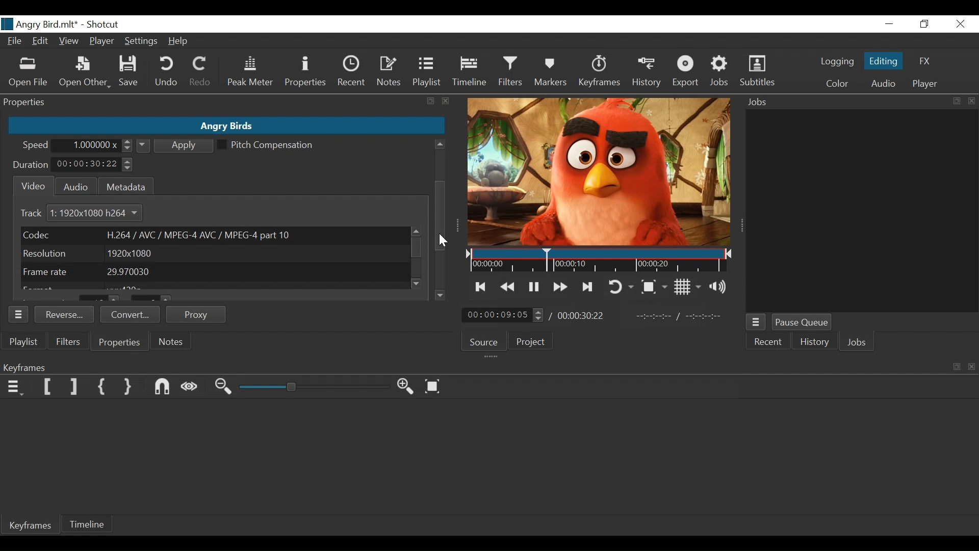 This screenshot has height=551, width=979. Describe the element at coordinates (769, 343) in the screenshot. I see `Recent` at that location.